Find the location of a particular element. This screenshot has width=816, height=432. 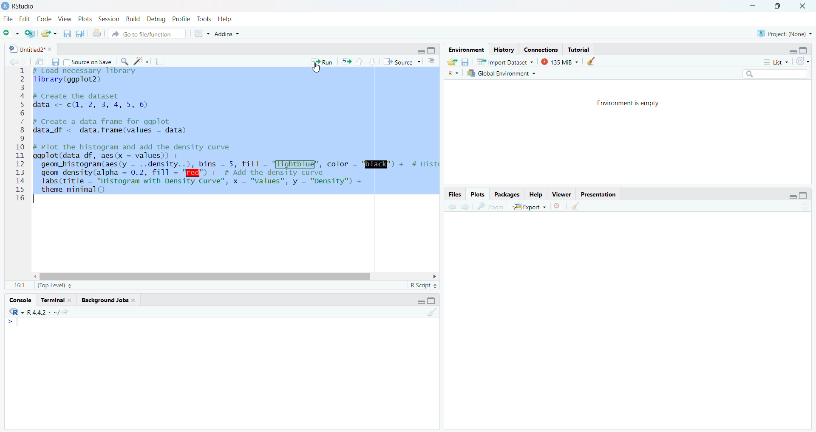

code tools is located at coordinates (141, 61).